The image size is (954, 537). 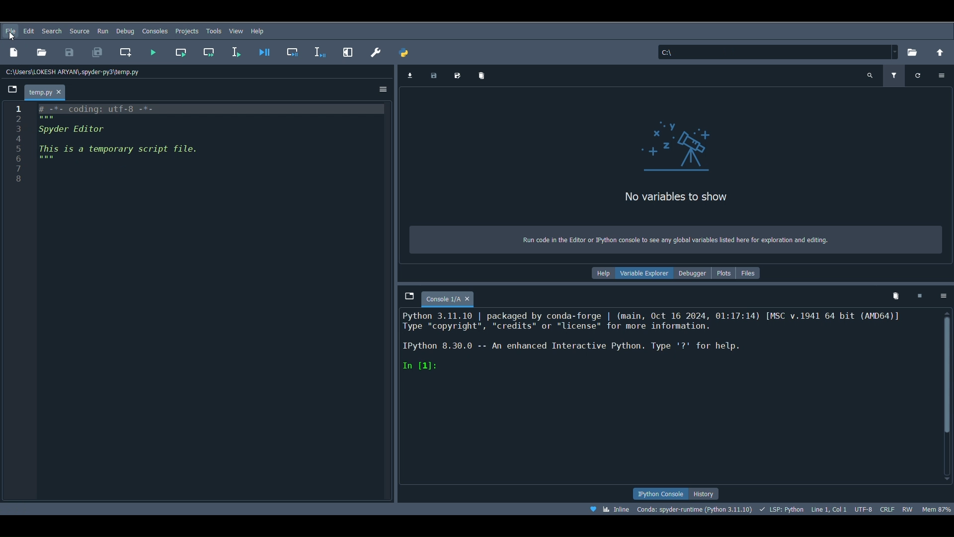 What do you see at coordinates (42, 50) in the screenshot?
I see `Open file (Ctrl + O)` at bounding box center [42, 50].